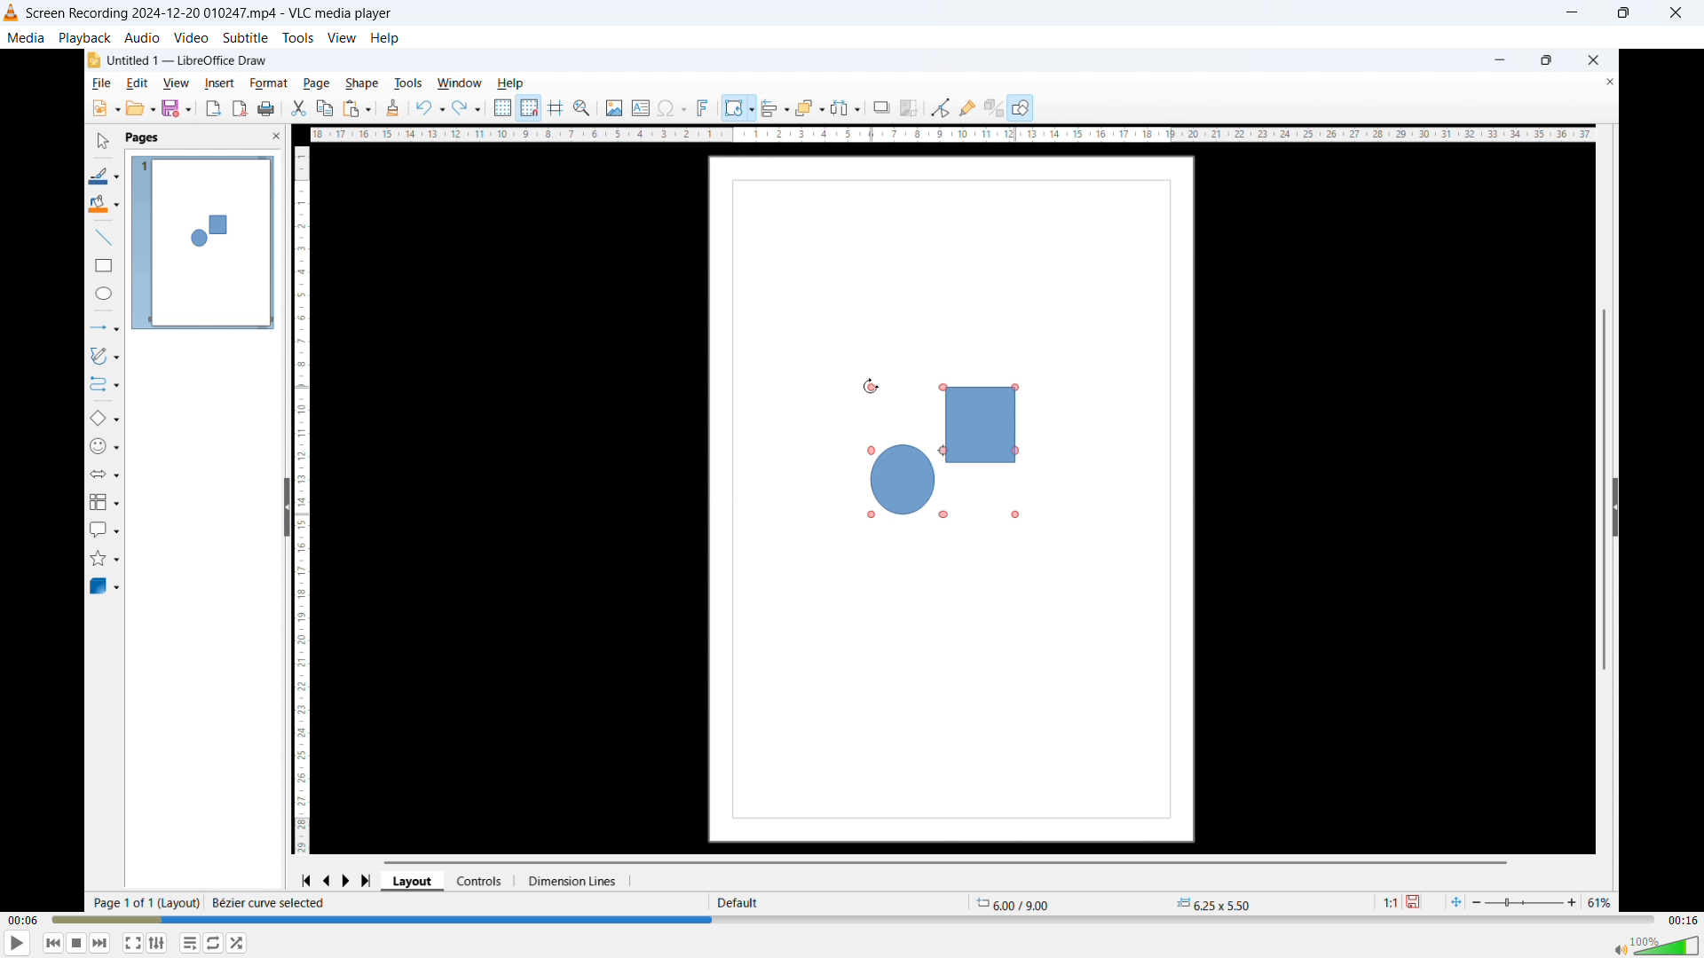 This screenshot has height=958, width=1704. Describe the element at coordinates (214, 943) in the screenshot. I see `Show advanced settings ` at that location.